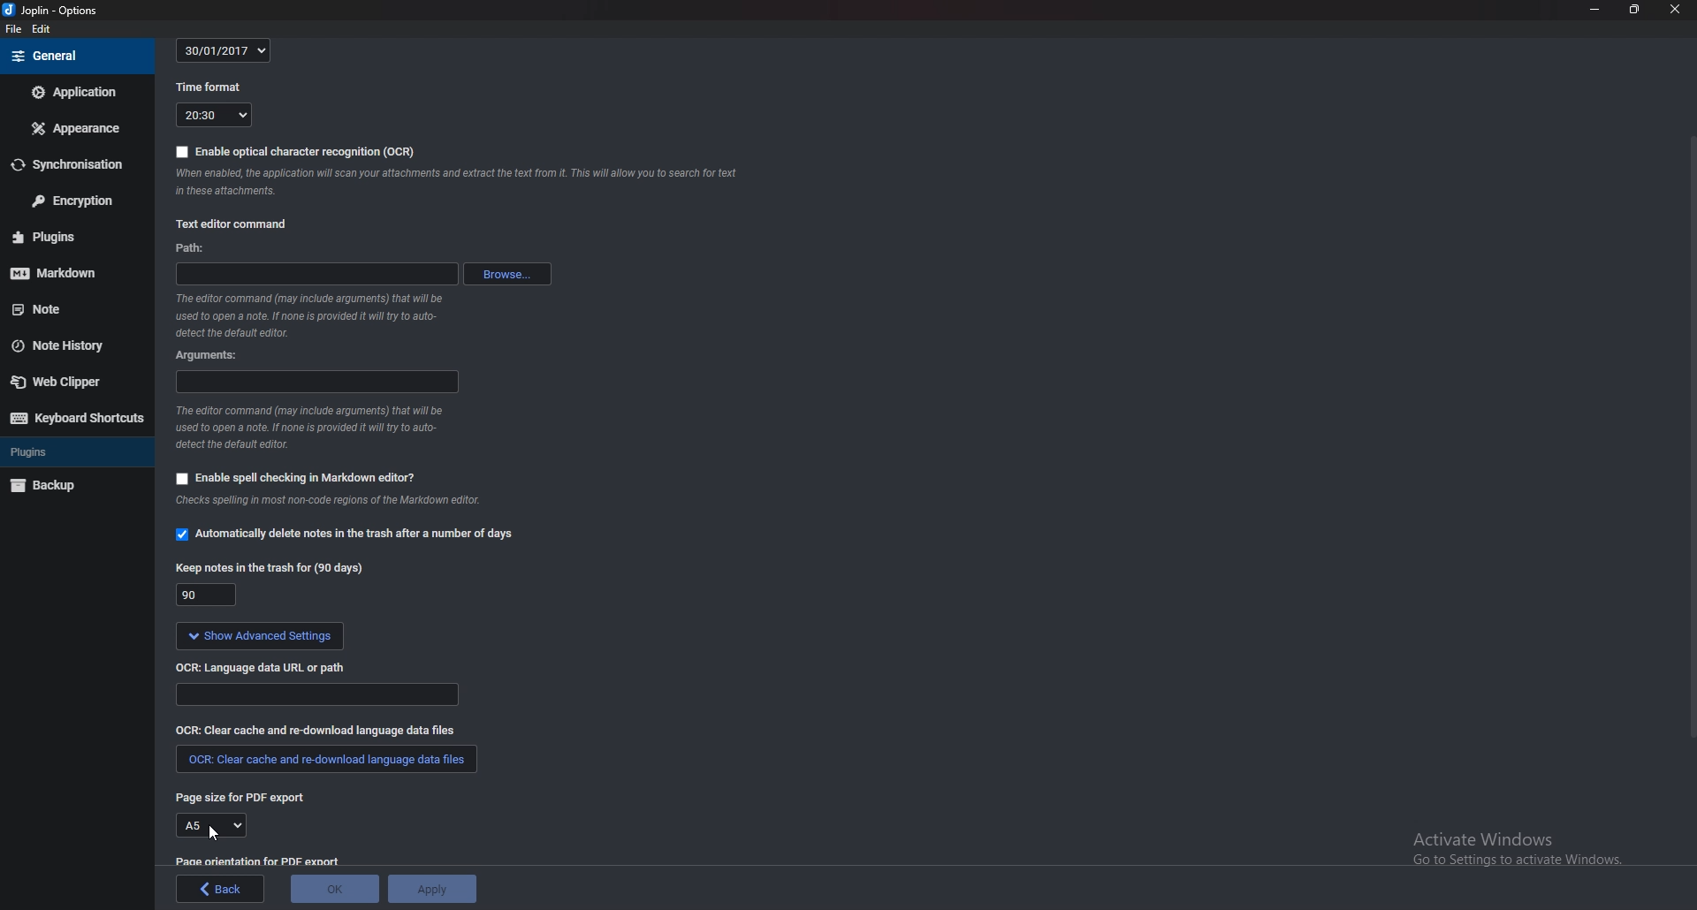 The width and height of the screenshot is (1697, 910). I want to click on Text editor command, so click(235, 223).